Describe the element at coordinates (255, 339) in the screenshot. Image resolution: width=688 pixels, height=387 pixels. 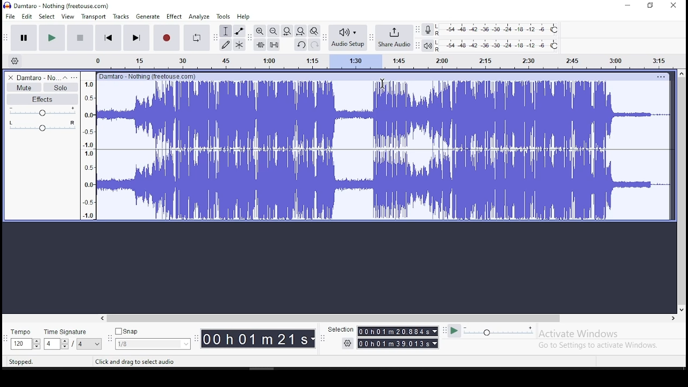
I see `0O0hO01m21s` at that location.